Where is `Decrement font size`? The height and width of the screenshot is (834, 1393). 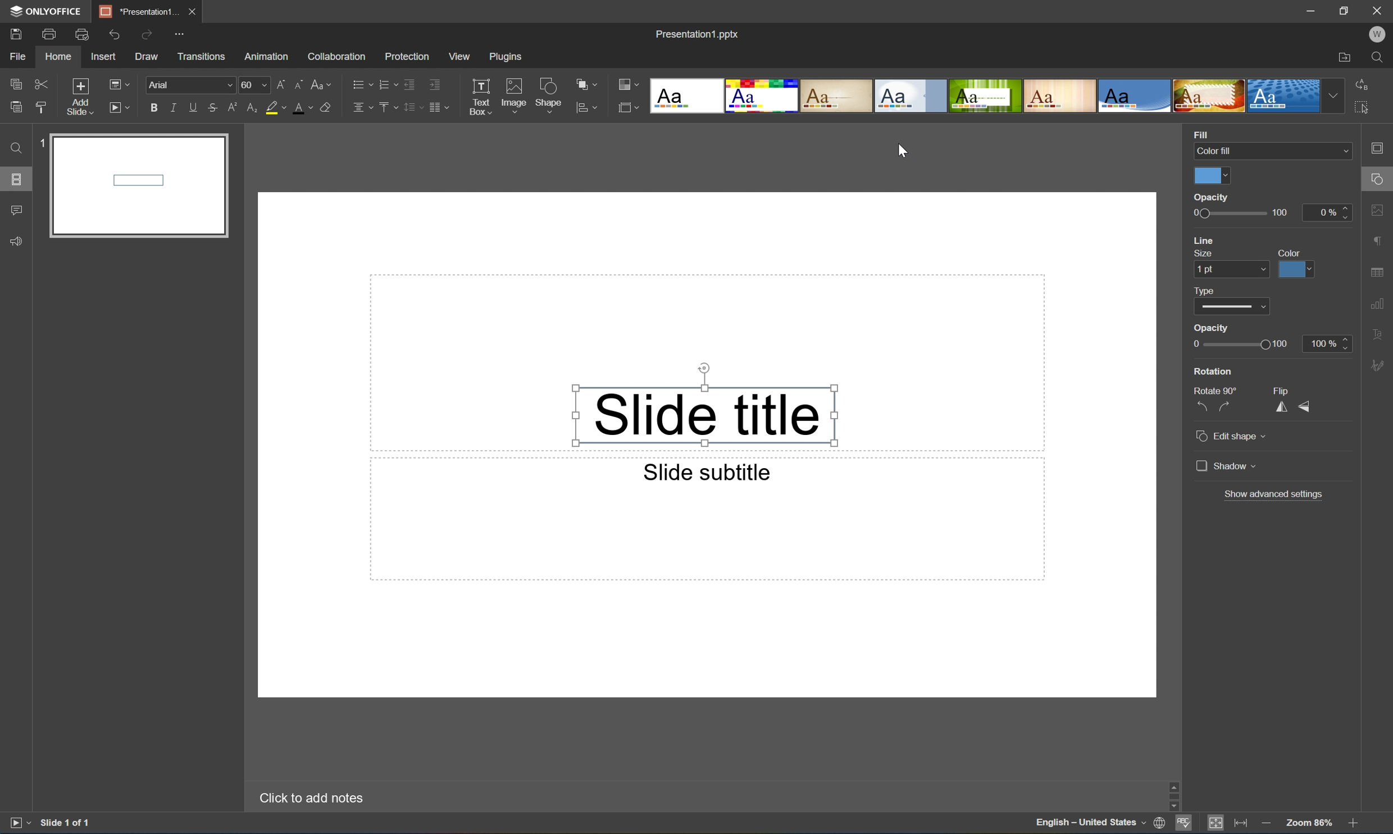
Decrement font size is located at coordinates (299, 83).